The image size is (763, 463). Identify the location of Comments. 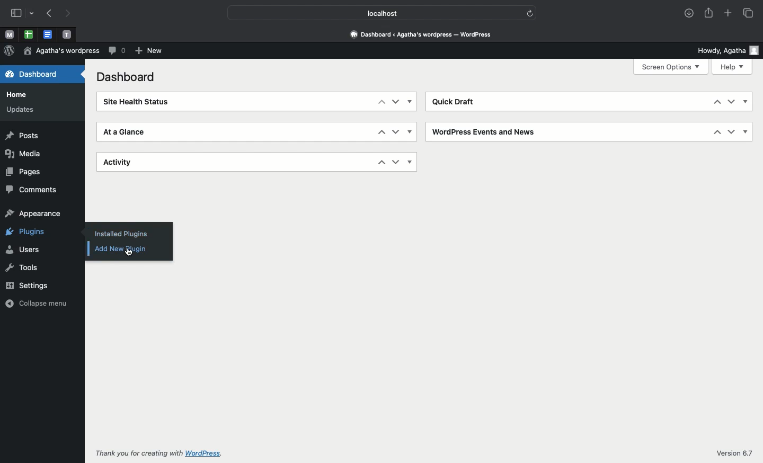
(35, 189).